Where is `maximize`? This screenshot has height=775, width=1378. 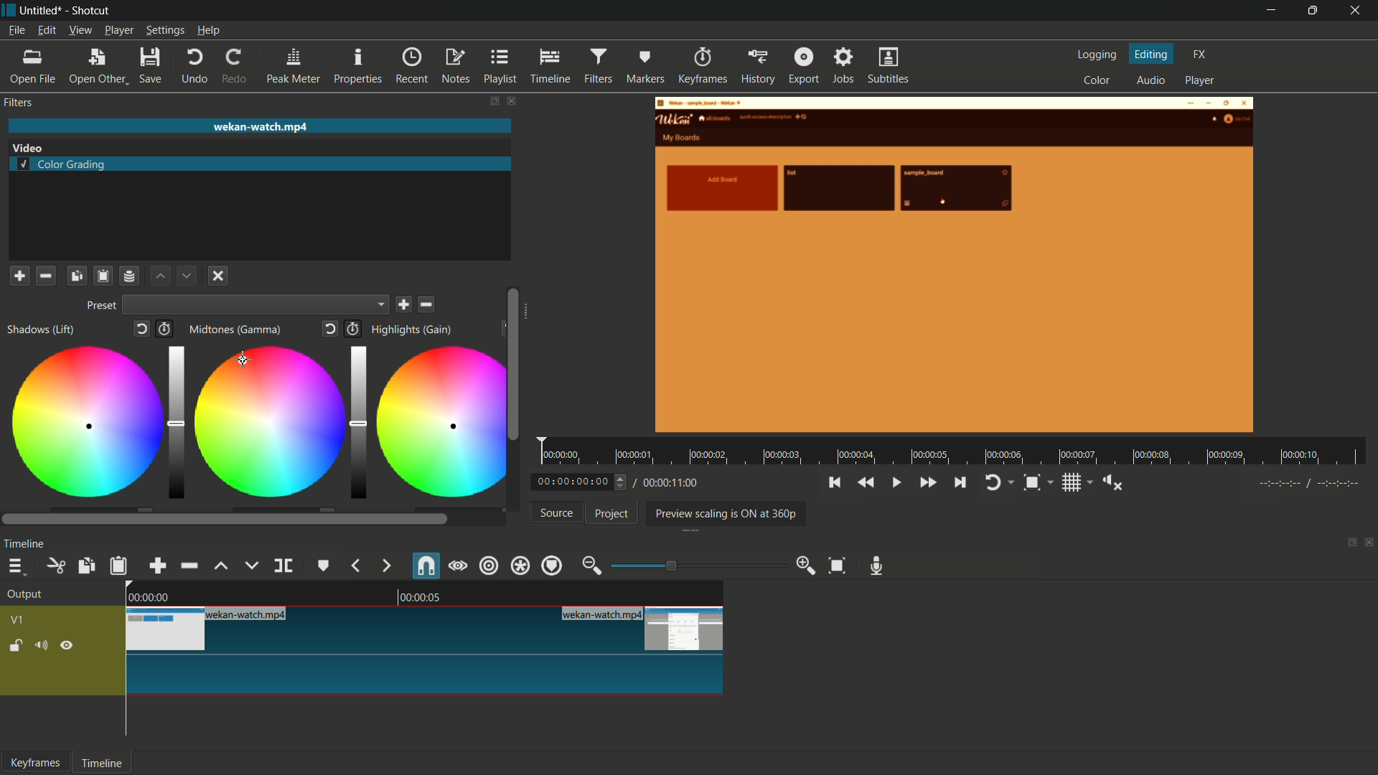
maximize is located at coordinates (1314, 11).